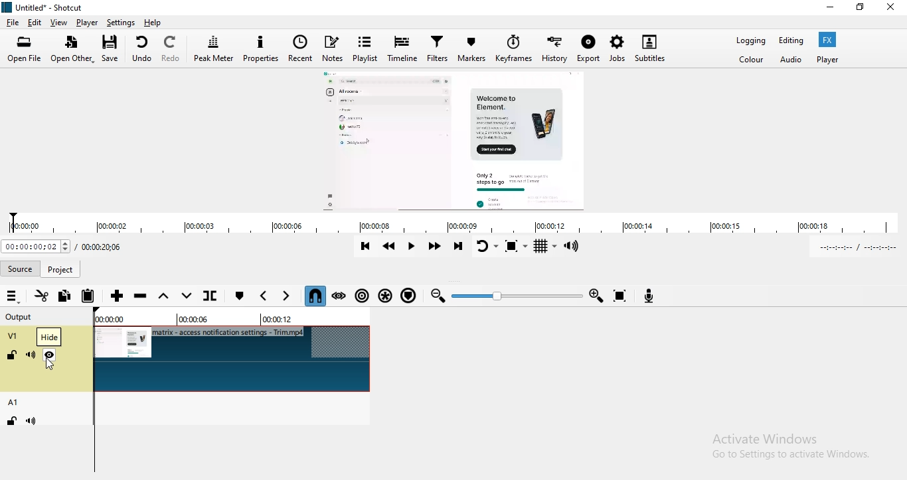  I want to click on Video track, so click(233, 359).